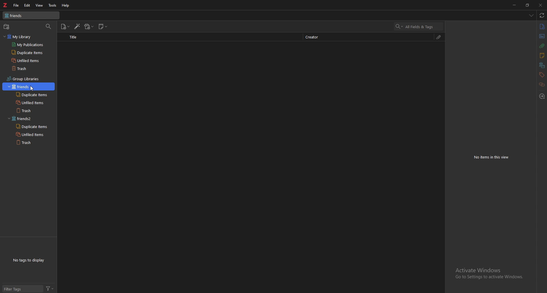 The image size is (547, 293). Describe the element at coordinates (542, 15) in the screenshot. I see `sync with zotero.org` at that location.